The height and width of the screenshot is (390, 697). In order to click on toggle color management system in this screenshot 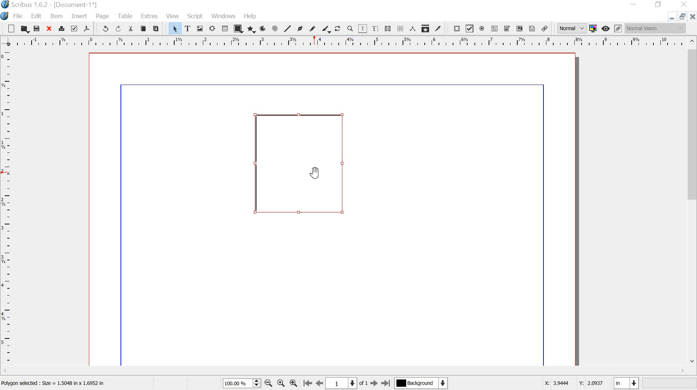, I will do `click(594, 28)`.